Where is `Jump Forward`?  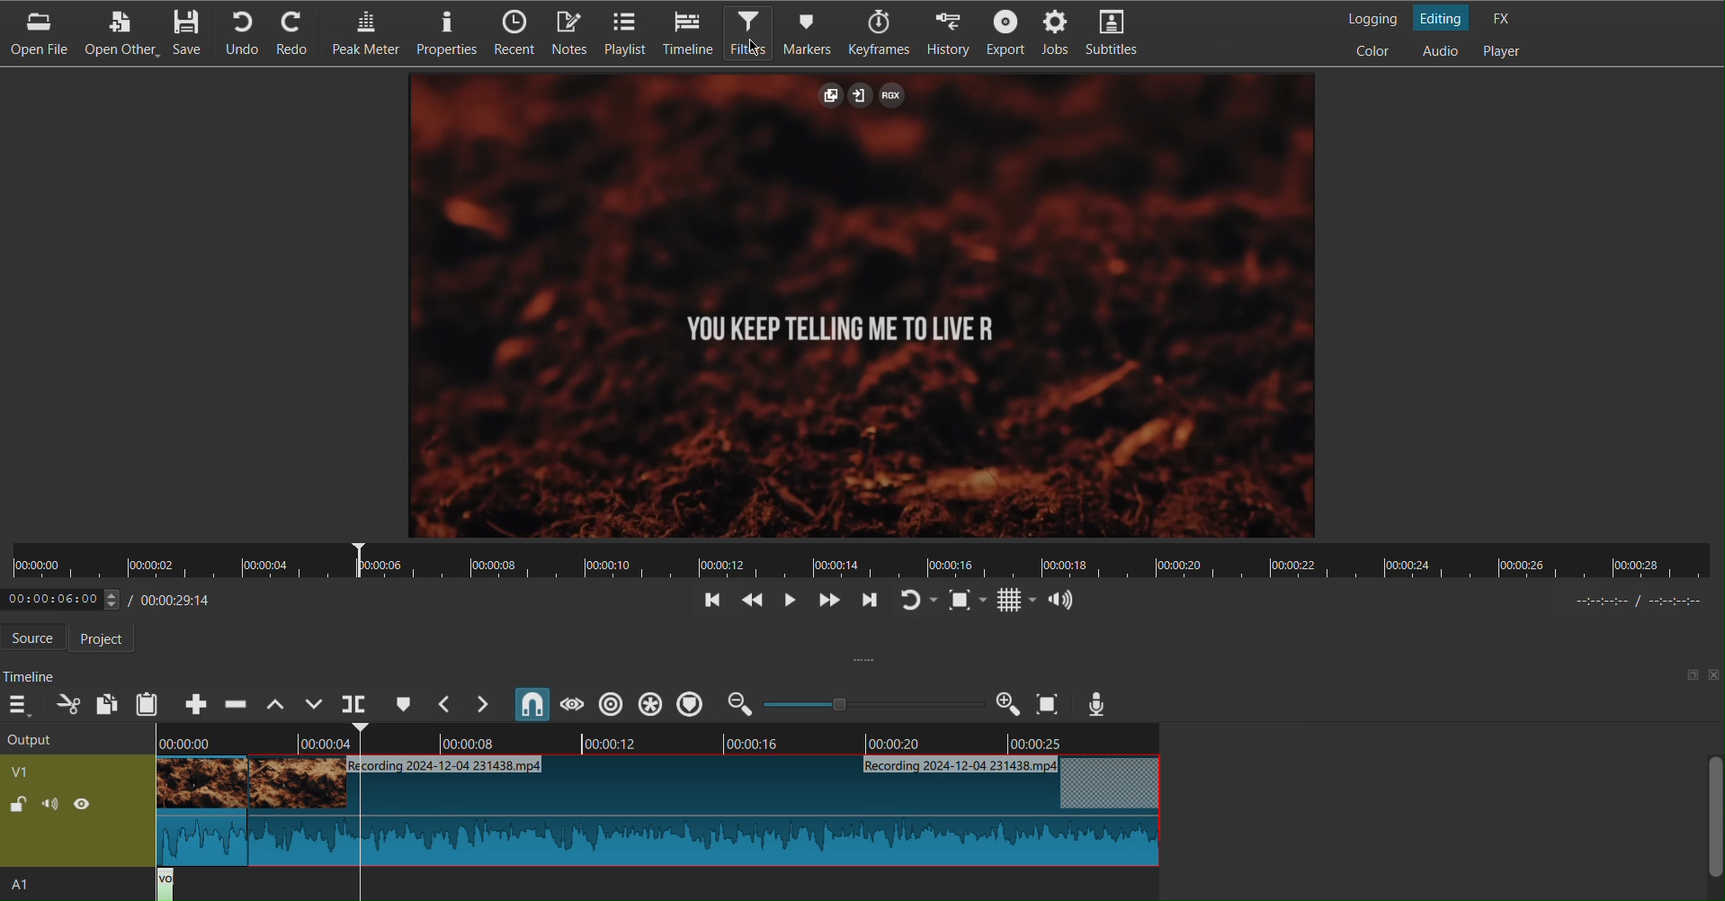 Jump Forward is located at coordinates (868, 602).